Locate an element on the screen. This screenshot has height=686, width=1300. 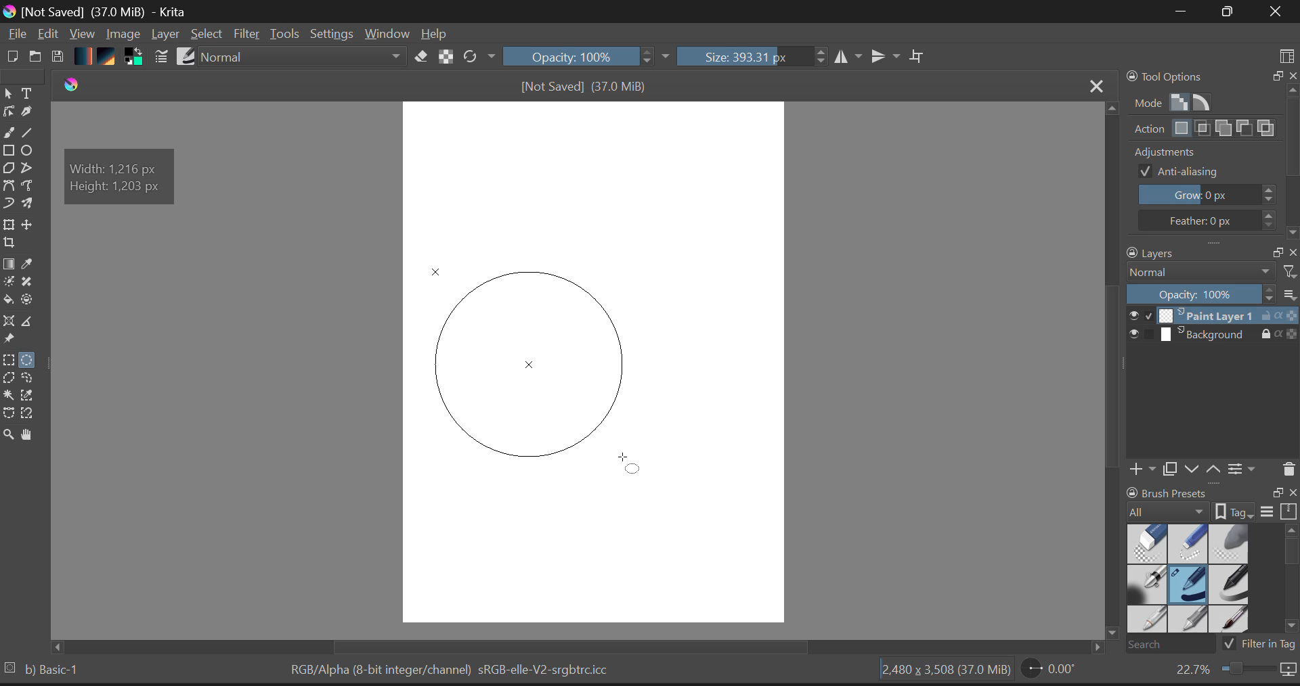
Pan is located at coordinates (30, 435).